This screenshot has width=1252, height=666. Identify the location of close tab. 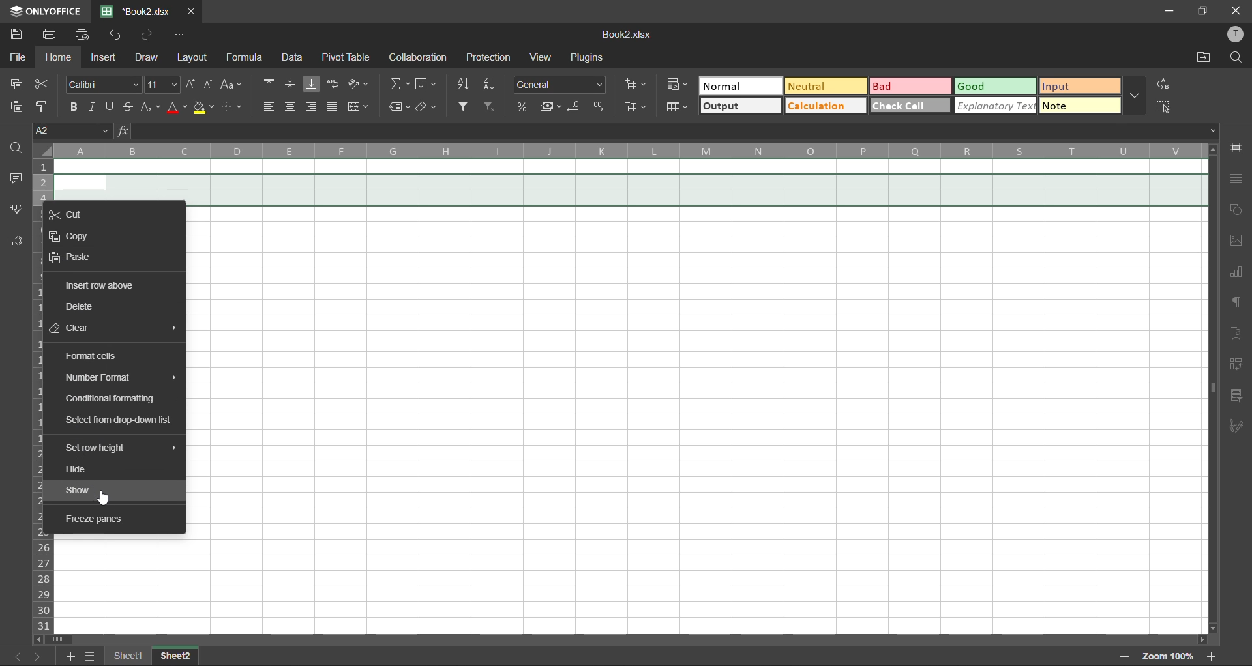
(193, 10).